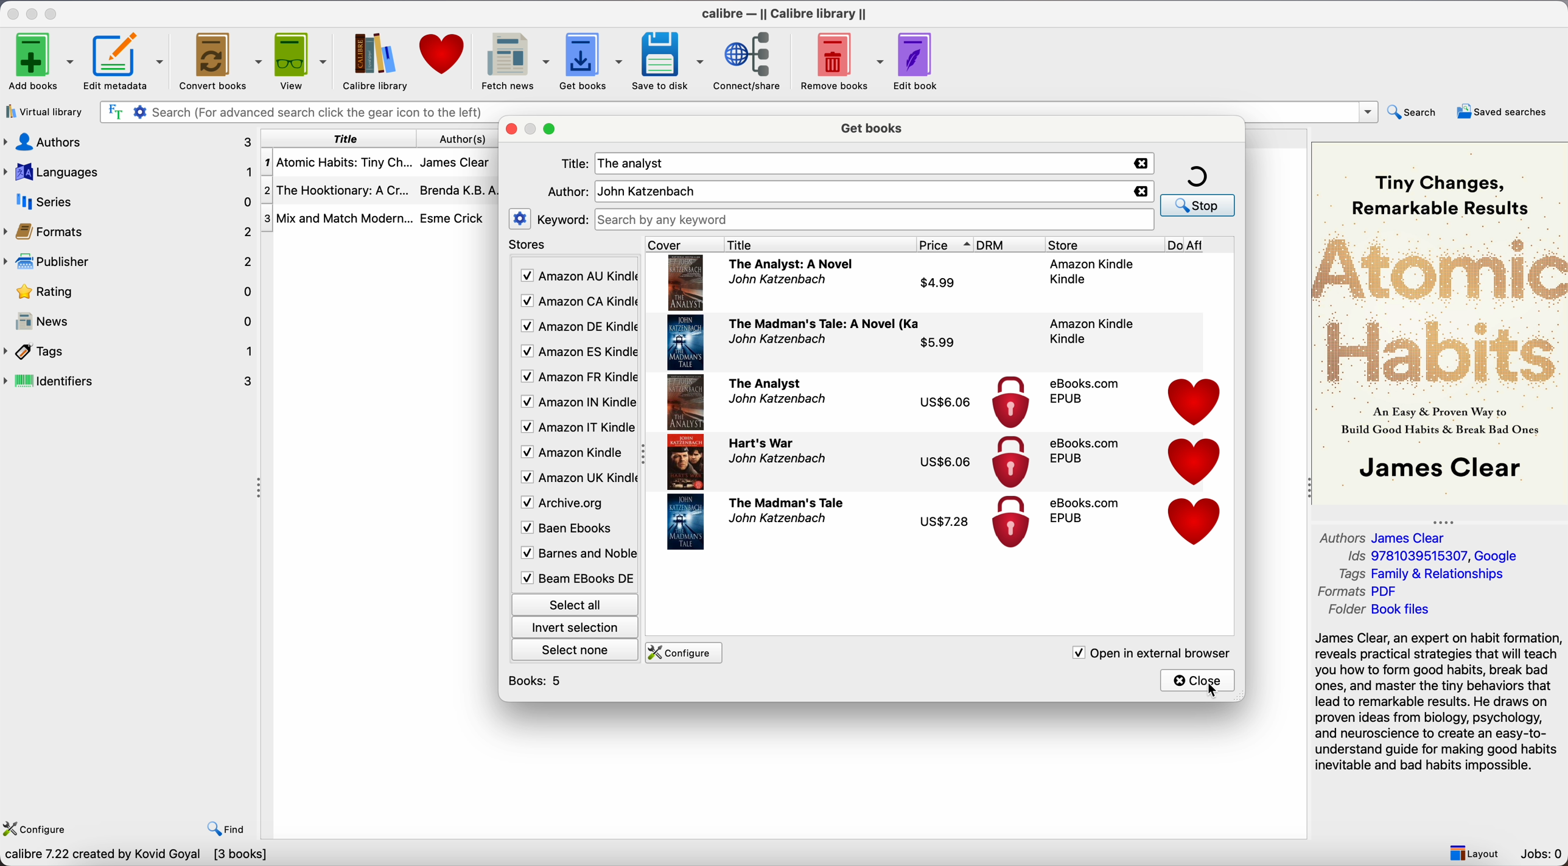 This screenshot has width=1568, height=866. I want to click on Amazon Kindle, so click(574, 455).